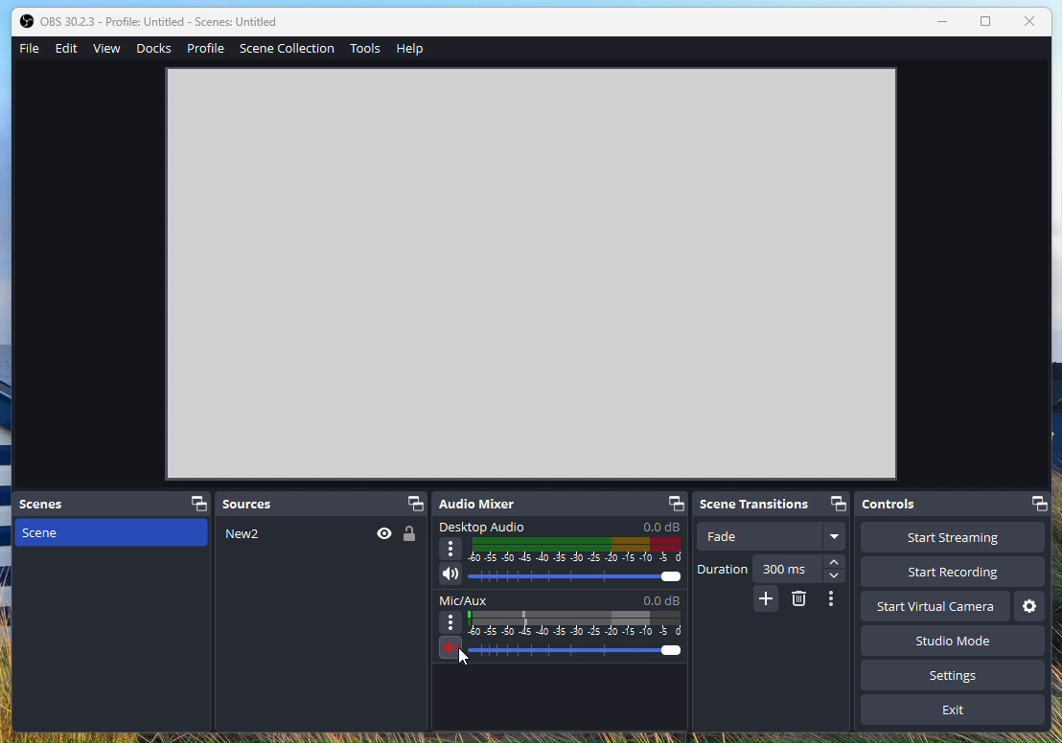 Image resolution: width=1062 pixels, height=743 pixels. I want to click on Duration, so click(773, 570).